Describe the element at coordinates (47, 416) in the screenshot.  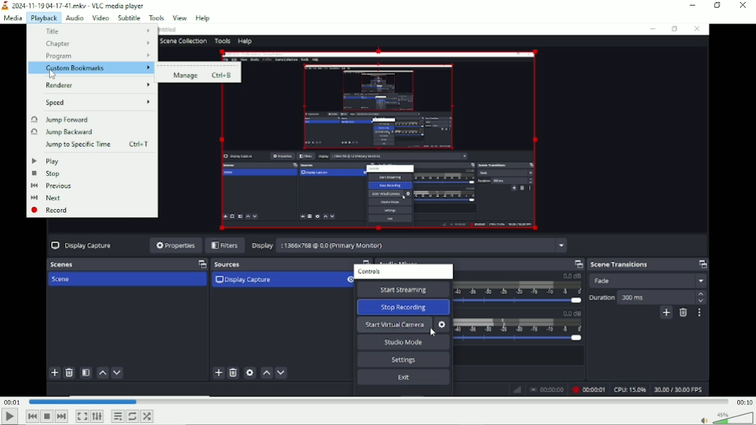
I see `Stop playback` at that location.